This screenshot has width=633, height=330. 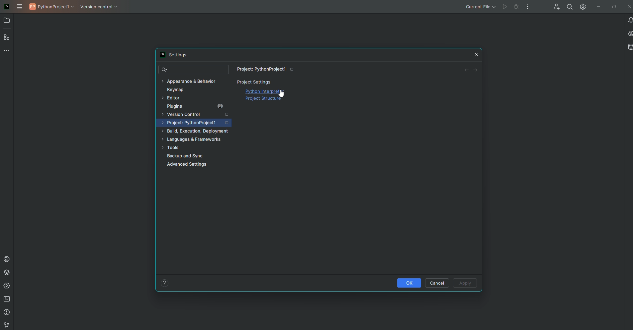 What do you see at coordinates (477, 55) in the screenshot?
I see `Close` at bounding box center [477, 55].